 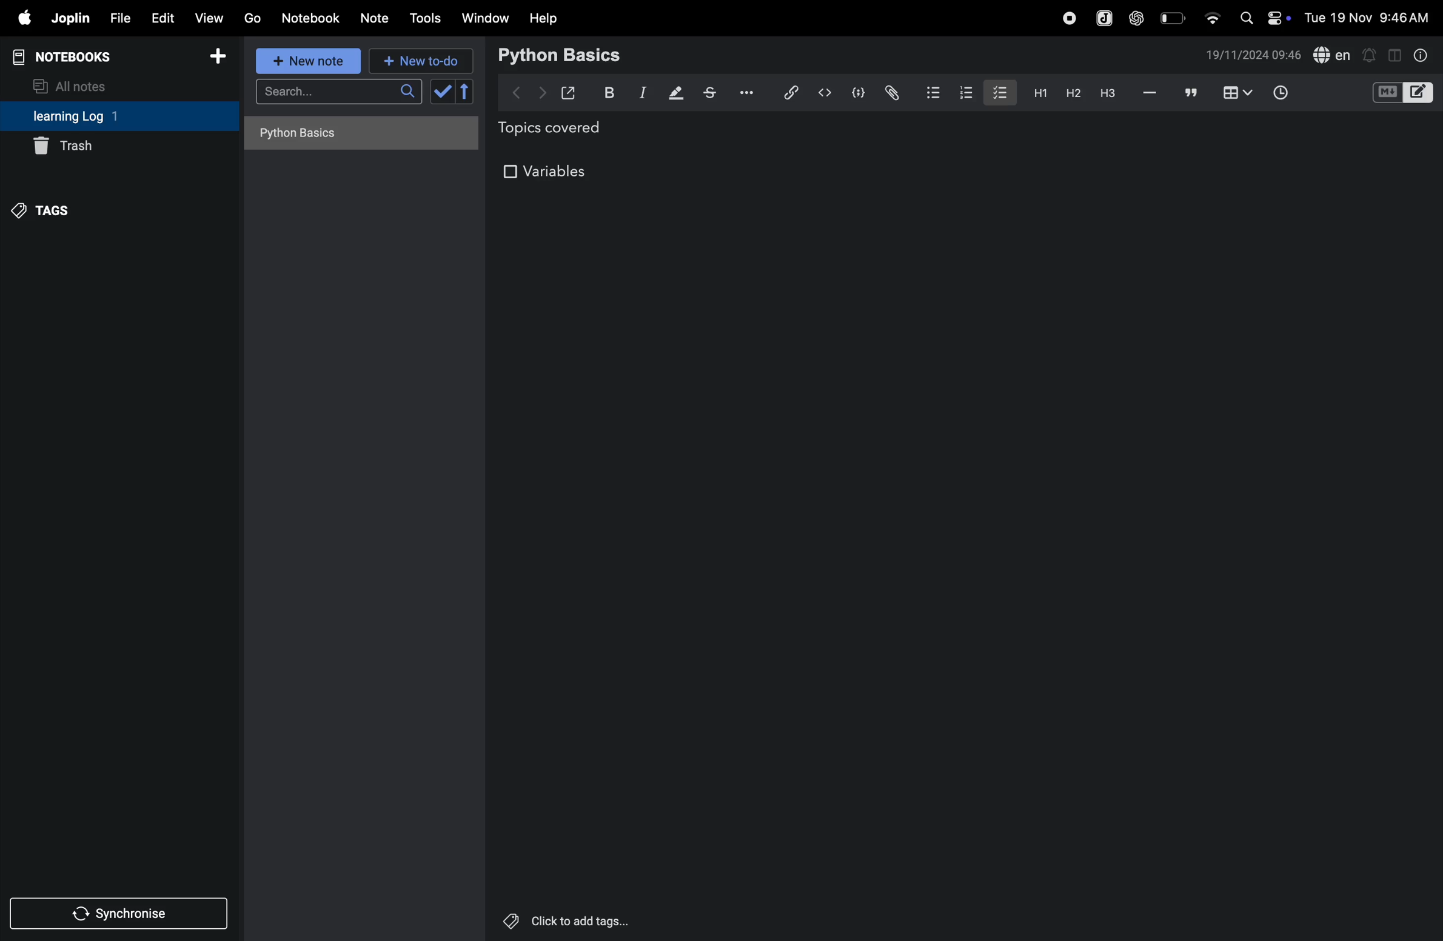 What do you see at coordinates (423, 18) in the screenshot?
I see `tools` at bounding box center [423, 18].